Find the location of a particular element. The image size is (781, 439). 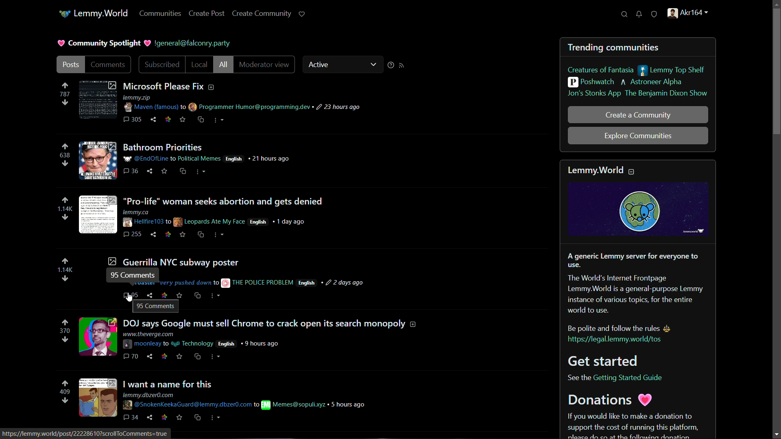

options is located at coordinates (217, 120).